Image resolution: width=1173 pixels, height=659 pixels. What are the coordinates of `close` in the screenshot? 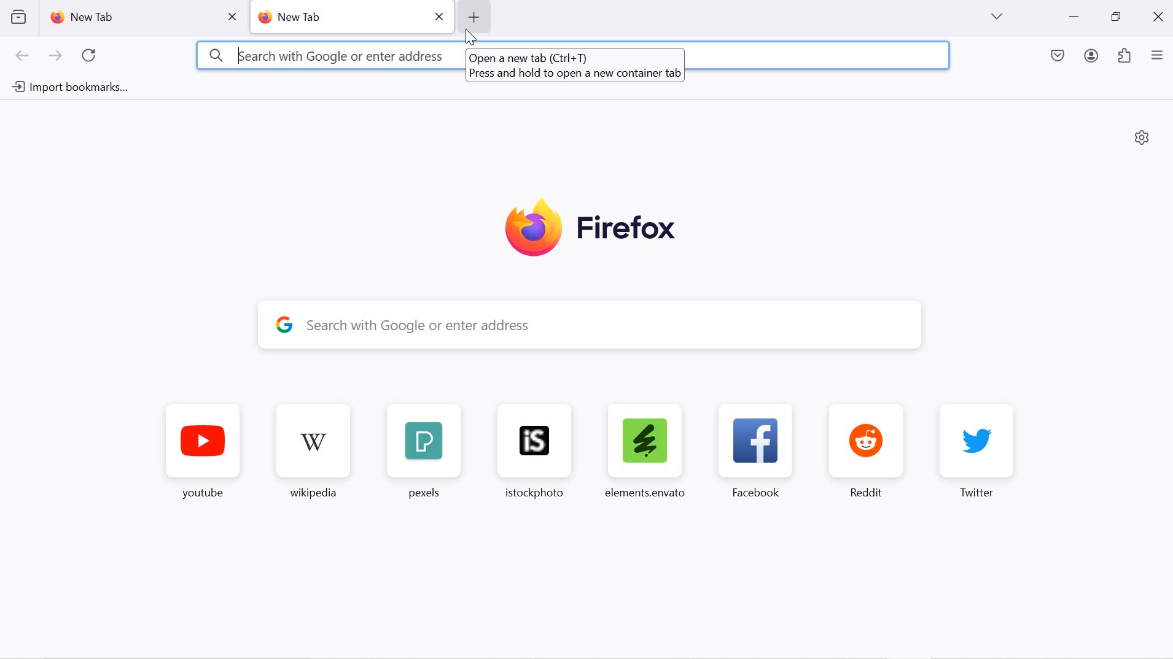 It's located at (1160, 15).